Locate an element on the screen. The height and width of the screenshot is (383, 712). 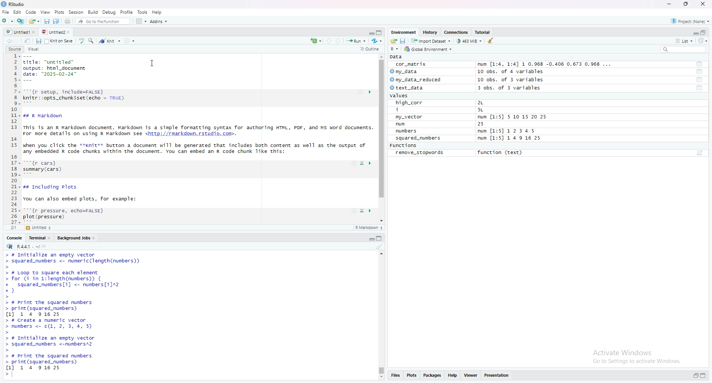
minimize is located at coordinates (370, 239).